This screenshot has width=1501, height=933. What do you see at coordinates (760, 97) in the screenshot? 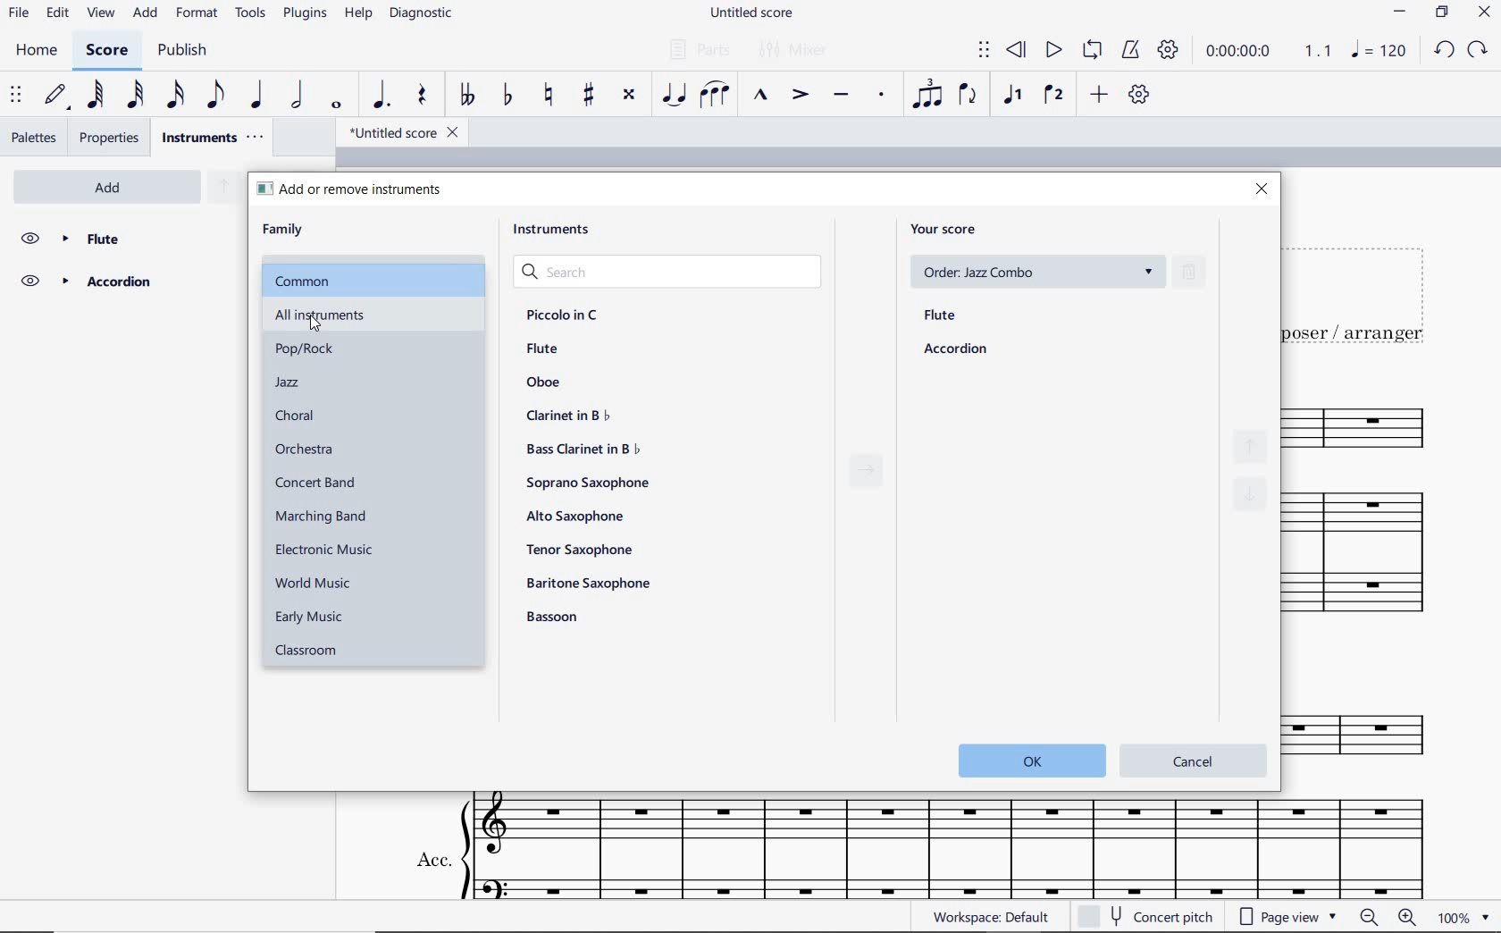
I see `marcato` at bounding box center [760, 97].